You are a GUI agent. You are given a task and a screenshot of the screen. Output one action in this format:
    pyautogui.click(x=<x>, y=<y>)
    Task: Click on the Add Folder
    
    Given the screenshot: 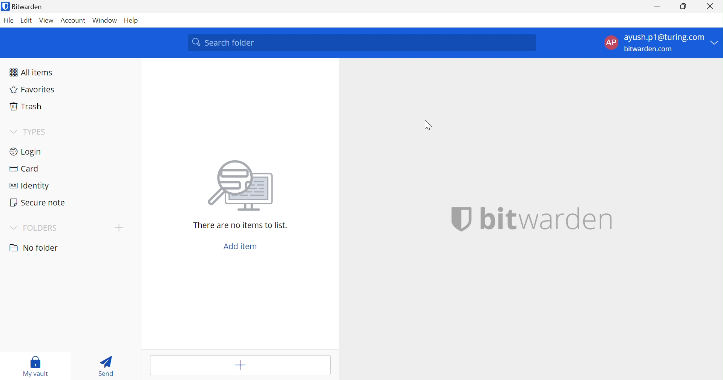 What is the action you would take?
    pyautogui.click(x=121, y=227)
    